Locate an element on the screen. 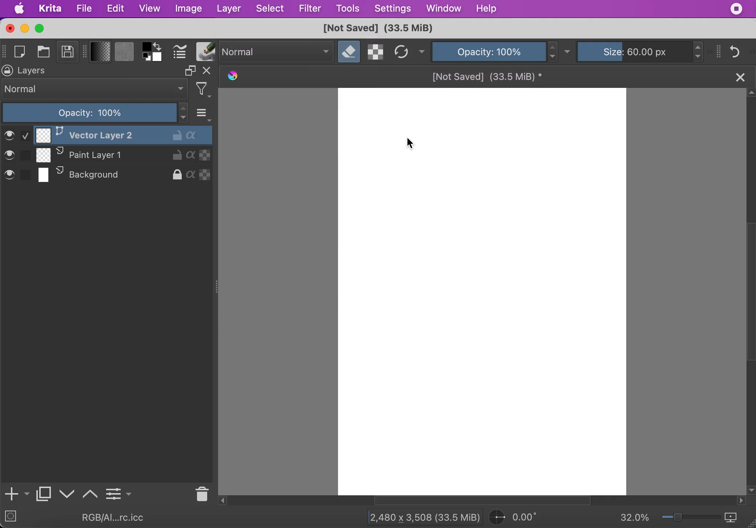  horizontal slider is located at coordinates (490, 501).